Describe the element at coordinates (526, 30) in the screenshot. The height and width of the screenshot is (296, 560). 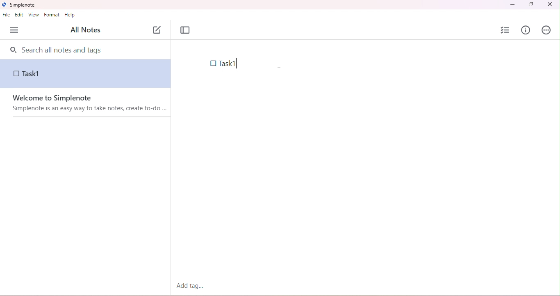
I see `info` at that location.